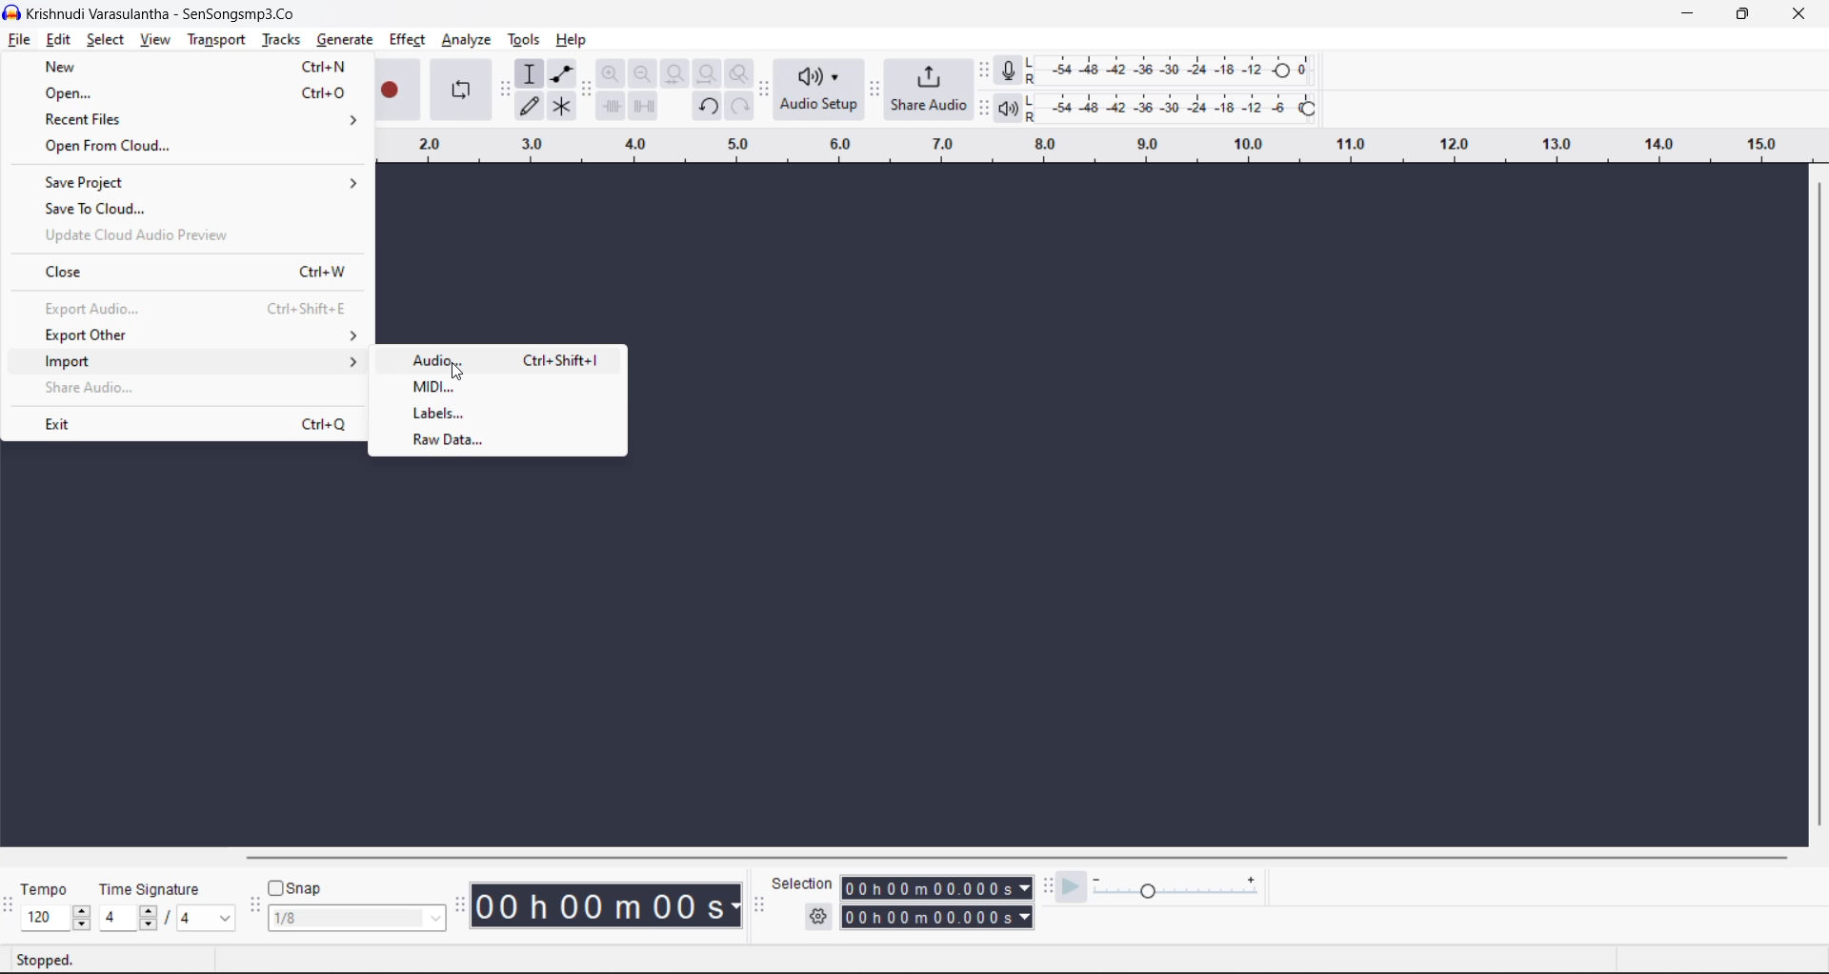 The width and height of the screenshot is (1829, 974). I want to click on playback speed, so click(1176, 884).